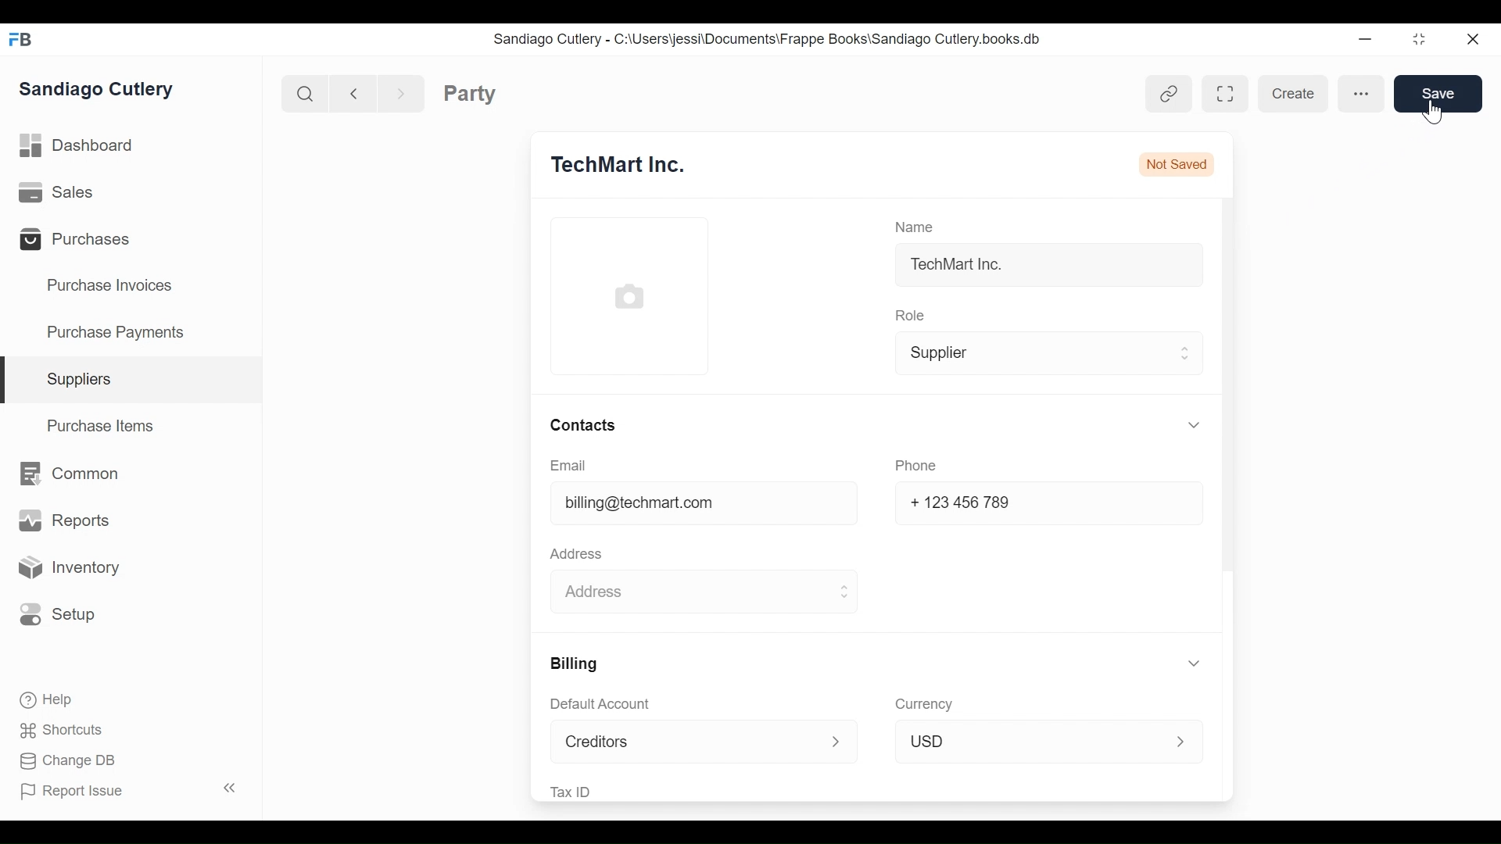 This screenshot has width=1501, height=844. Describe the element at coordinates (57, 191) in the screenshot. I see `Sales` at that location.